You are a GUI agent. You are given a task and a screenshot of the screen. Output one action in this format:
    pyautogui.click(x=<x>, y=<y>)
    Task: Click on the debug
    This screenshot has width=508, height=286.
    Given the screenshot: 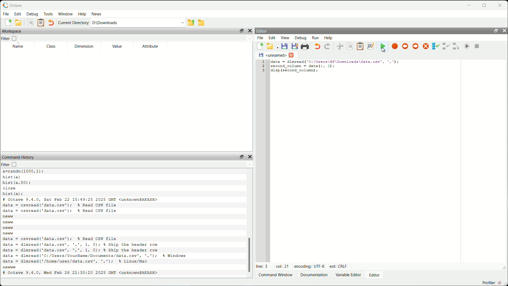 What is the action you would take?
    pyautogui.click(x=300, y=38)
    